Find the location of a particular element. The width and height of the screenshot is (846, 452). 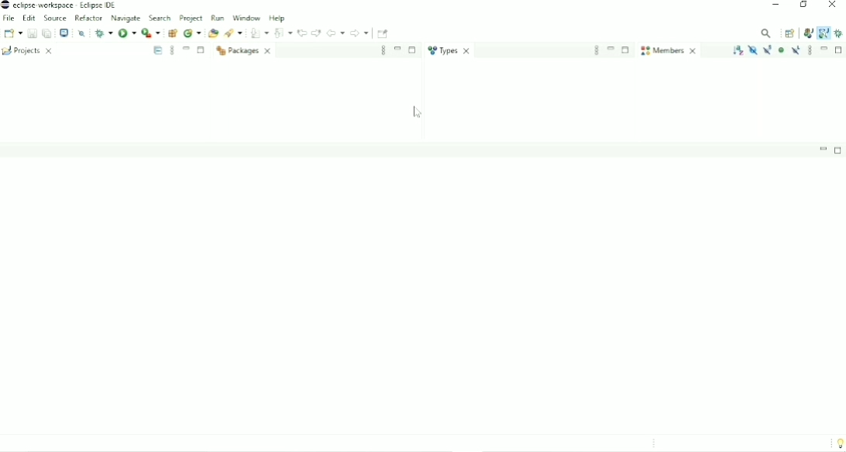

Types is located at coordinates (450, 50).